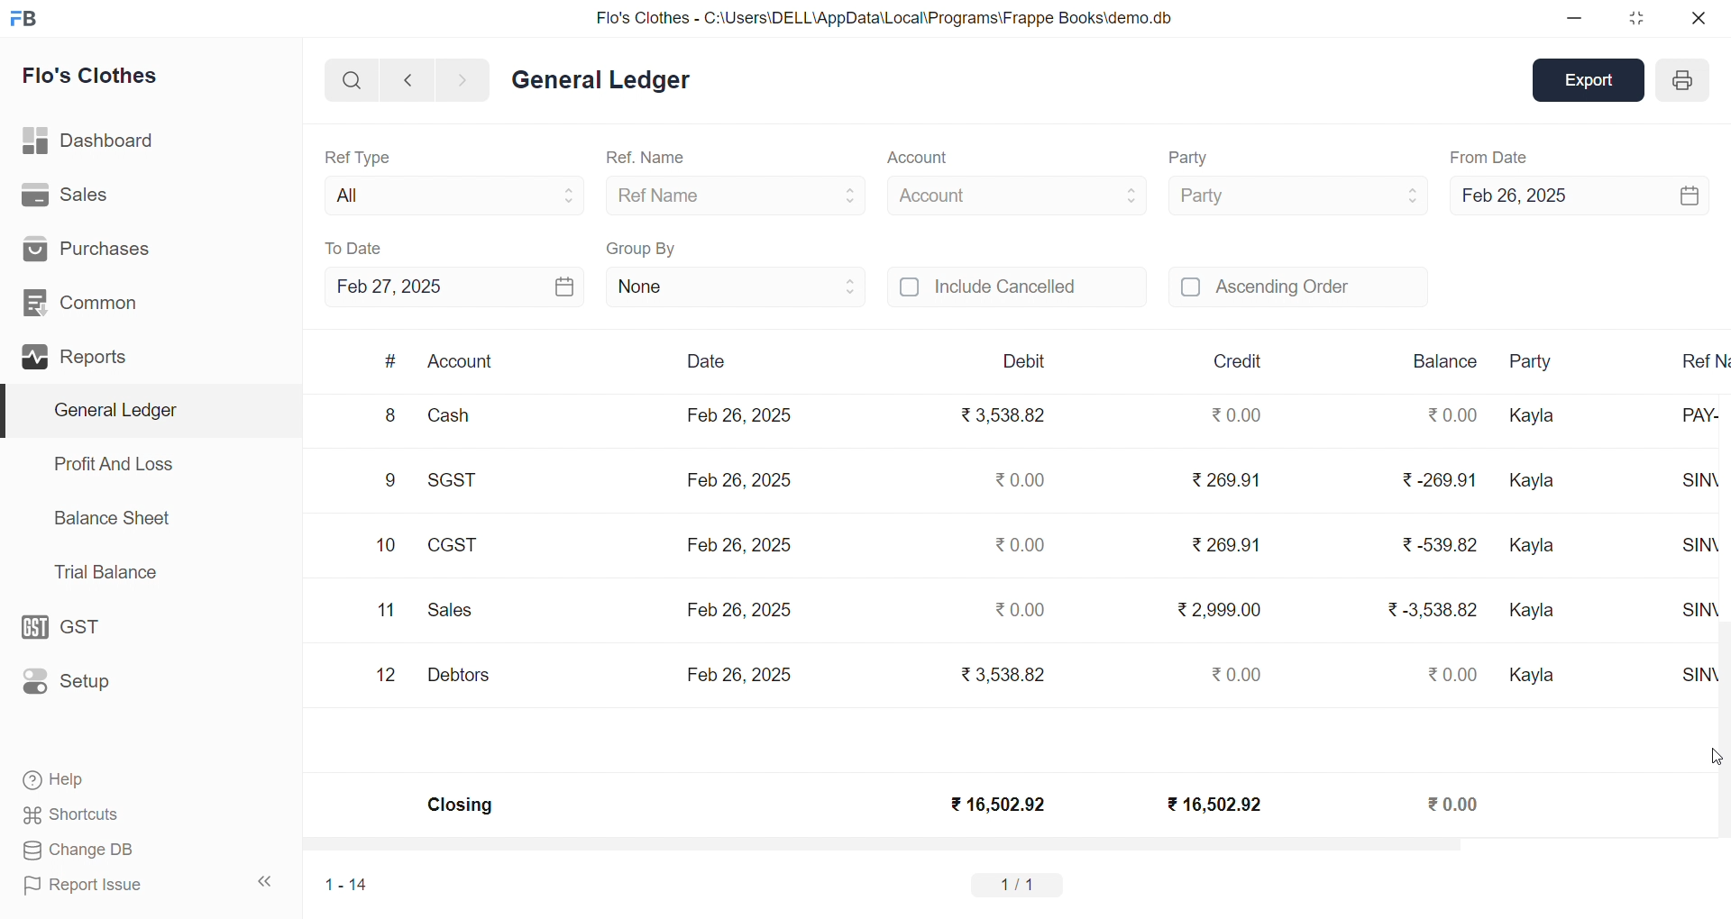 This screenshot has height=919, width=1731. What do you see at coordinates (1682, 83) in the screenshot?
I see `PRINT` at bounding box center [1682, 83].